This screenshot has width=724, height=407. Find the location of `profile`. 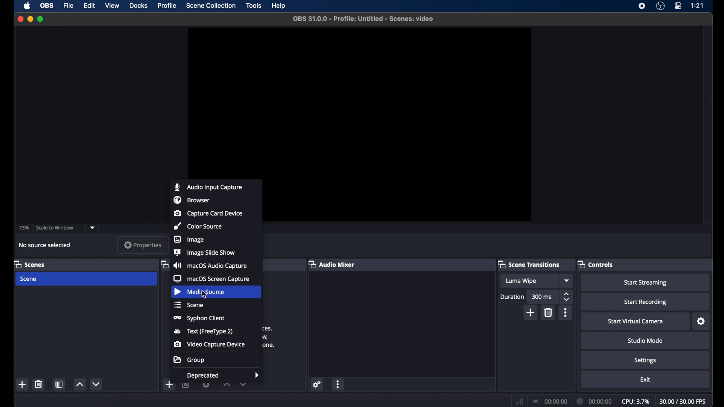

profile is located at coordinates (167, 6).